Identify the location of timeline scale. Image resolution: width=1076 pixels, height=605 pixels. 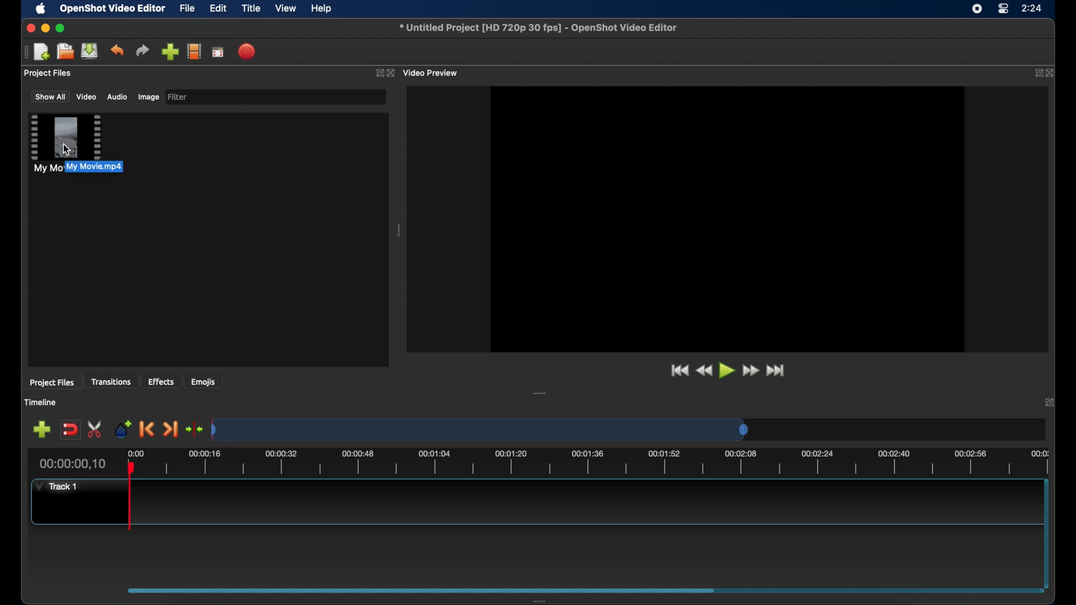
(480, 429).